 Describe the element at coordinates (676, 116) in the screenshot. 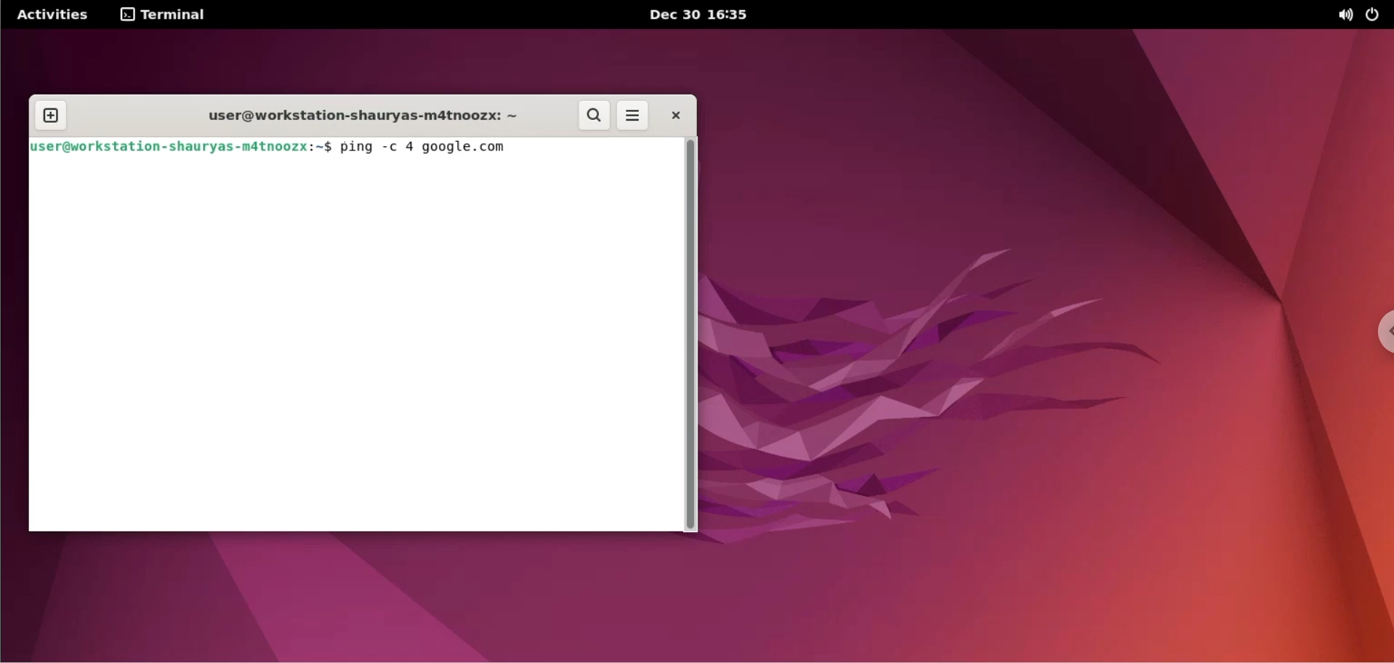

I see `close` at that location.